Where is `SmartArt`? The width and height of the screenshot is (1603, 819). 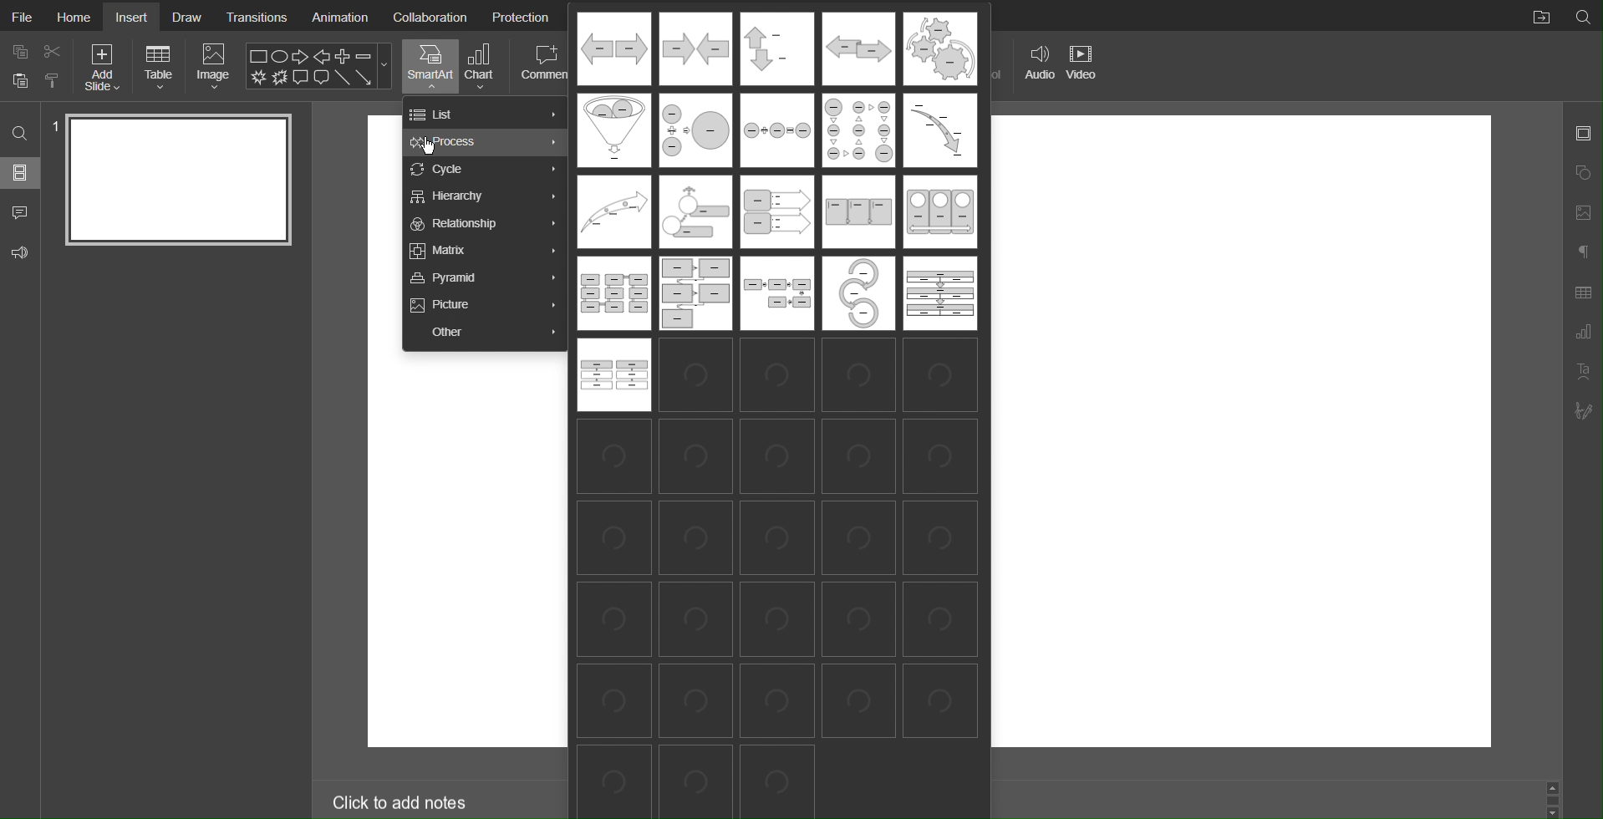
SmartArt is located at coordinates (430, 67).